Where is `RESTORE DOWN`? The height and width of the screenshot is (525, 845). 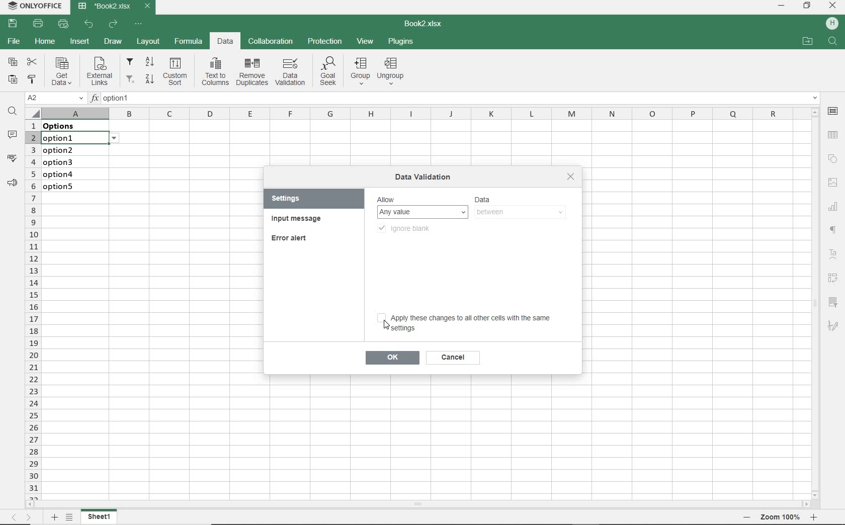
RESTORE DOWN is located at coordinates (807, 7).